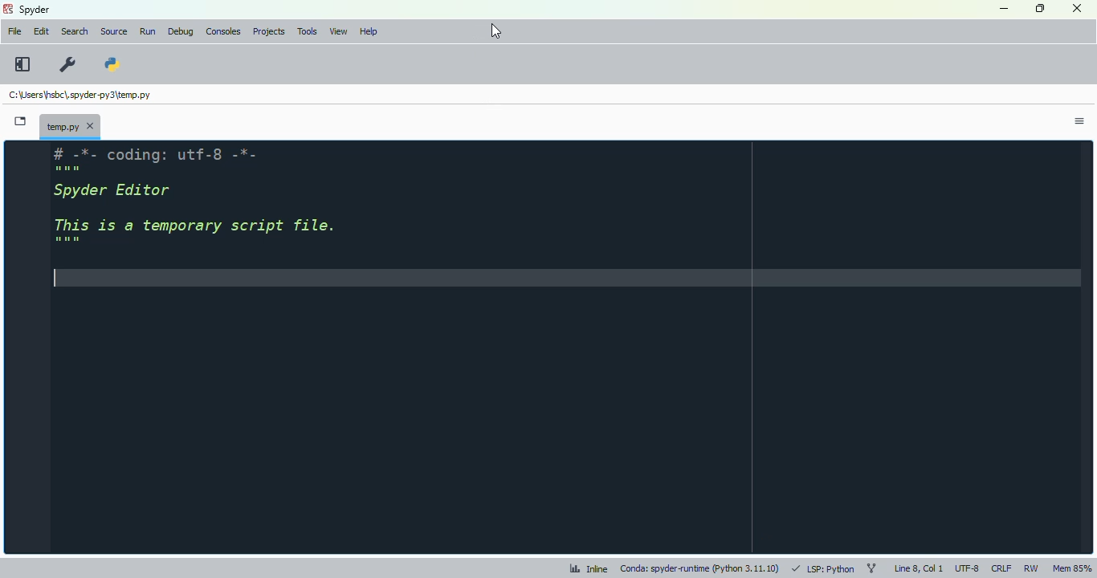 The height and width of the screenshot is (578, 1097). I want to click on debug, so click(181, 31).